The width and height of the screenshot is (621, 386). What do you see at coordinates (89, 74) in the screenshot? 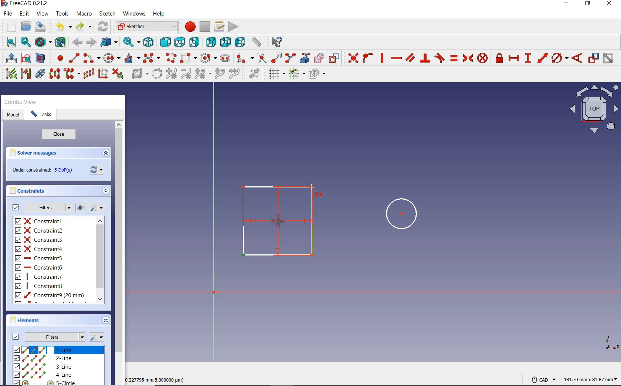
I see `rectangular array` at bounding box center [89, 74].